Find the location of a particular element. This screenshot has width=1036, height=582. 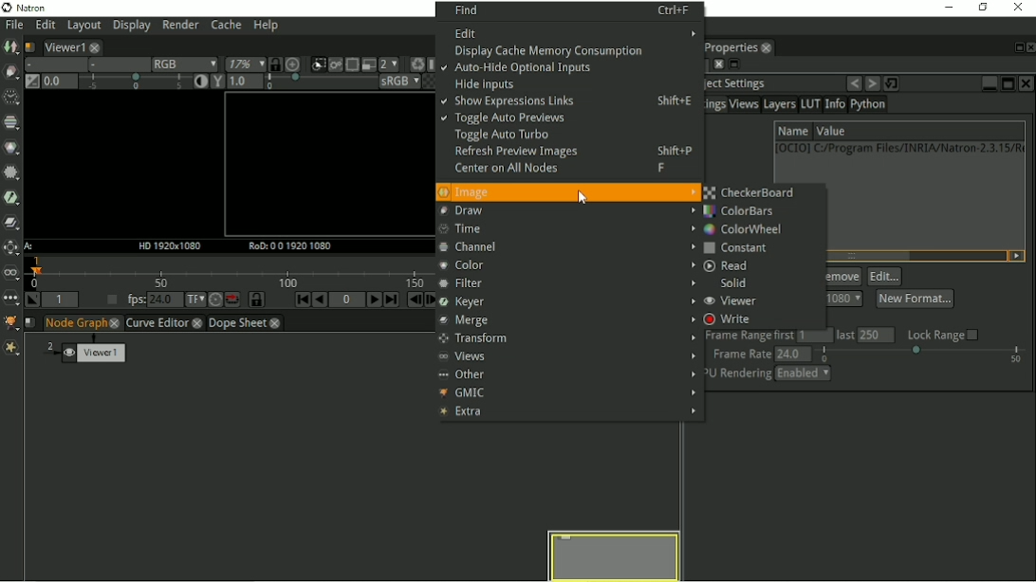

GPU Rendering is located at coordinates (770, 375).